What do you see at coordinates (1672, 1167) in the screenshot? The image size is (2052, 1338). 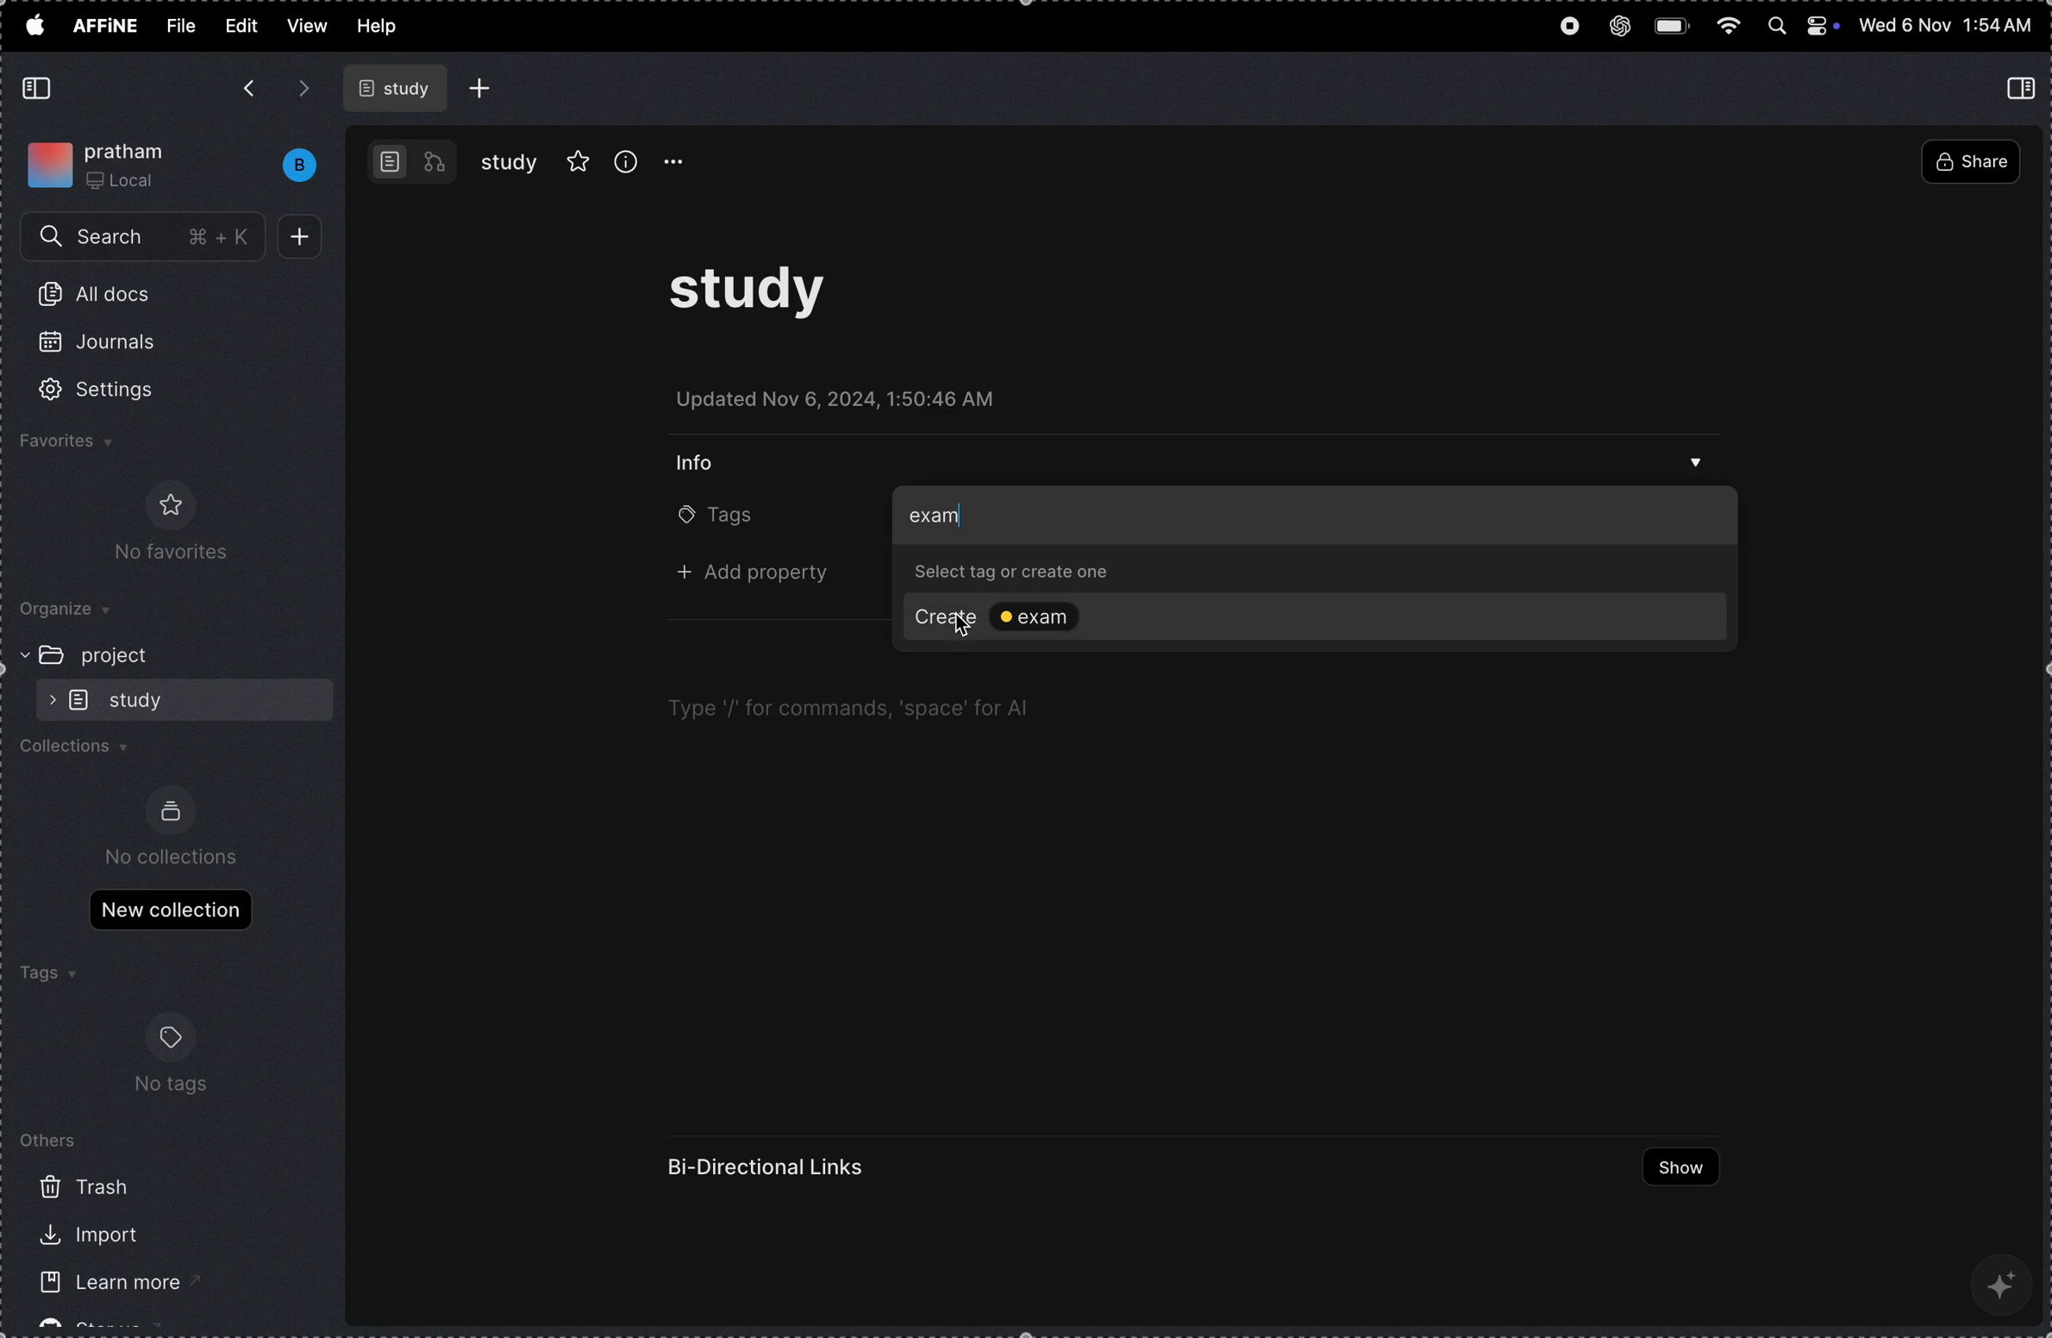 I see `show` at bounding box center [1672, 1167].